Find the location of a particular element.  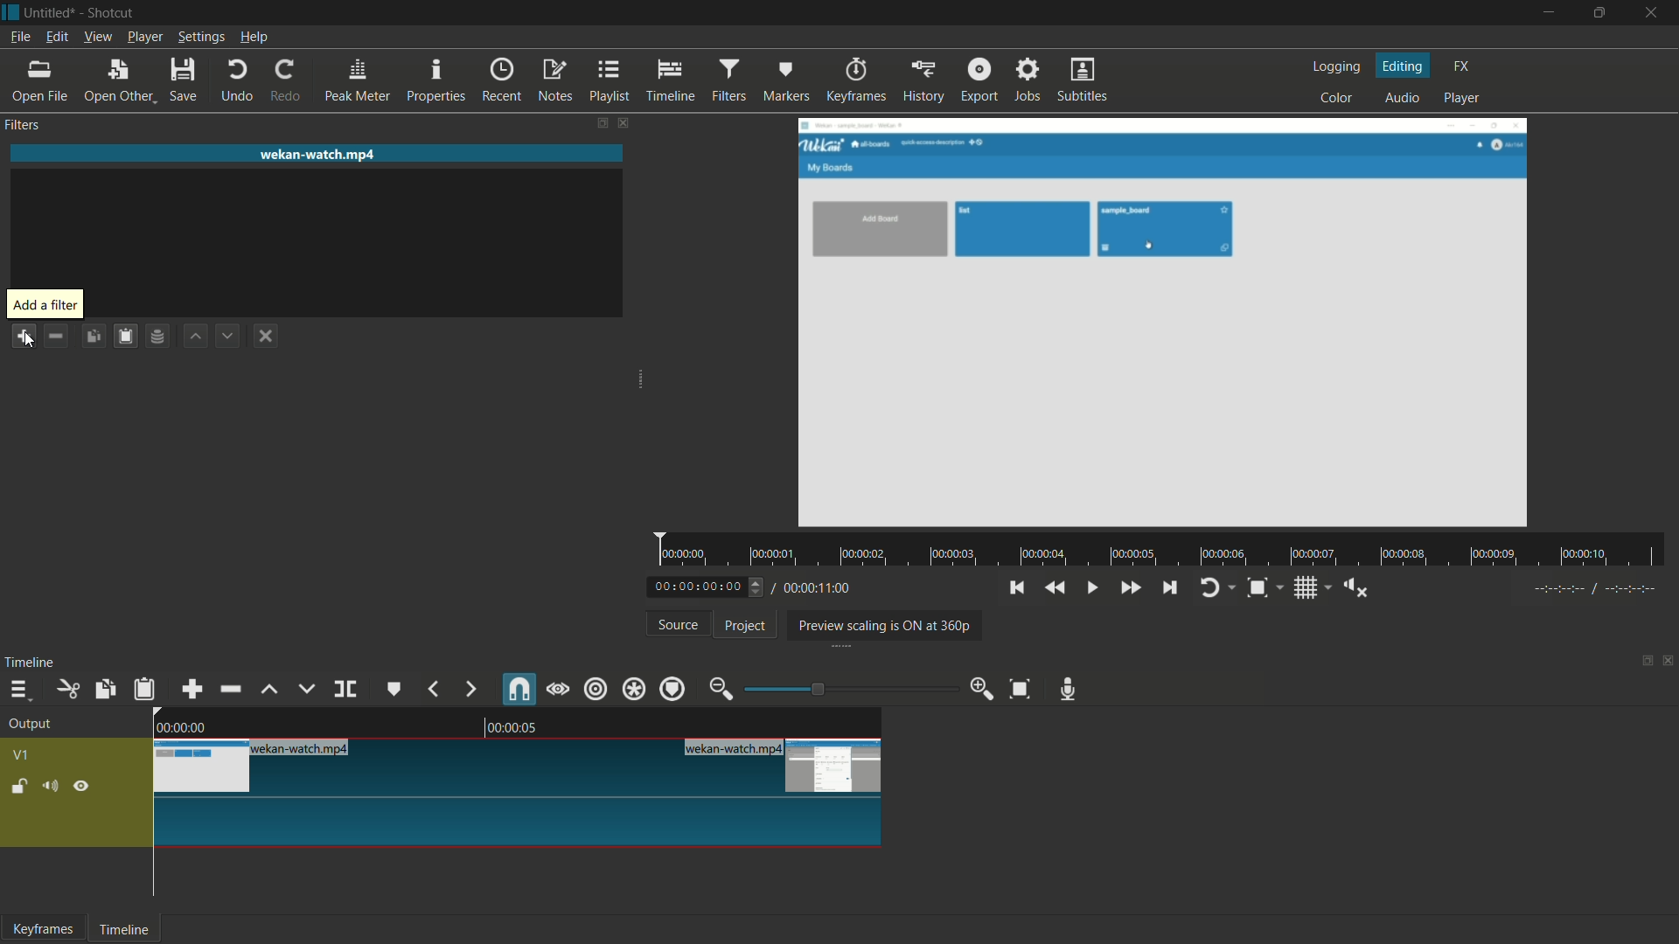

ripple markers is located at coordinates (673, 689).